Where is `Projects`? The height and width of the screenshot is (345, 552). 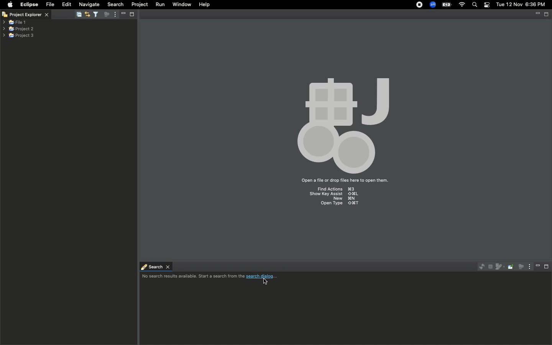
Projects is located at coordinates (19, 28).